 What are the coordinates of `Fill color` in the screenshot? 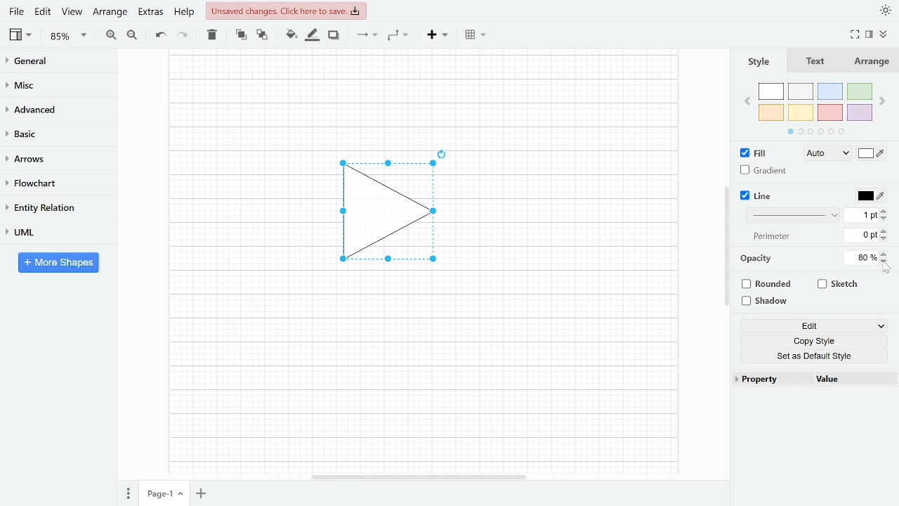 It's located at (872, 155).